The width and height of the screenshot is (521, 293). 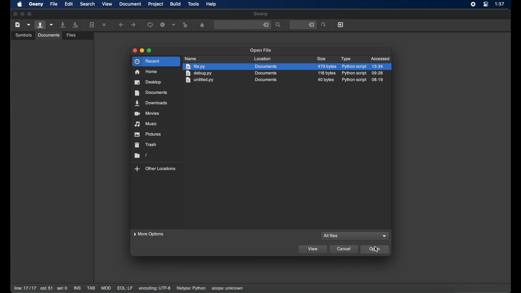 What do you see at coordinates (36, 4) in the screenshot?
I see `geany` at bounding box center [36, 4].